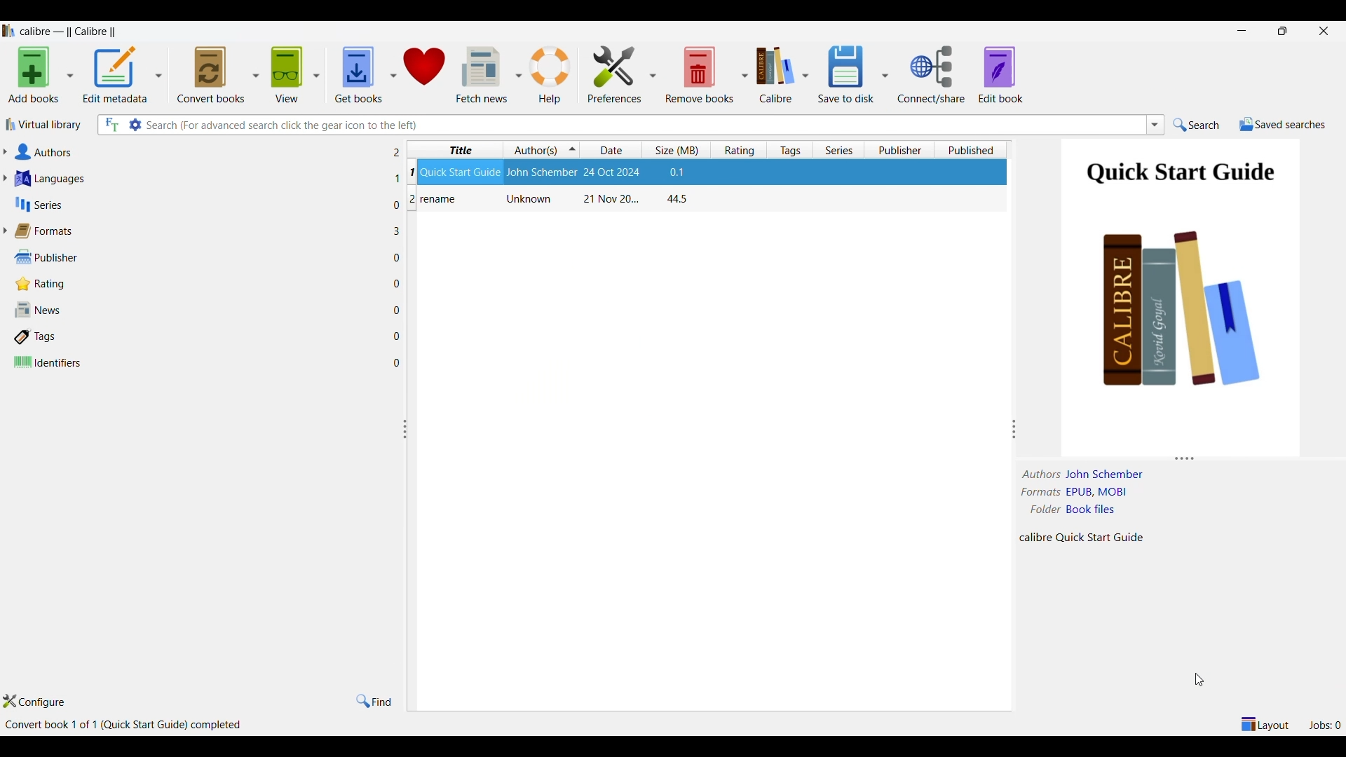  I want to click on Configure, so click(34, 702).